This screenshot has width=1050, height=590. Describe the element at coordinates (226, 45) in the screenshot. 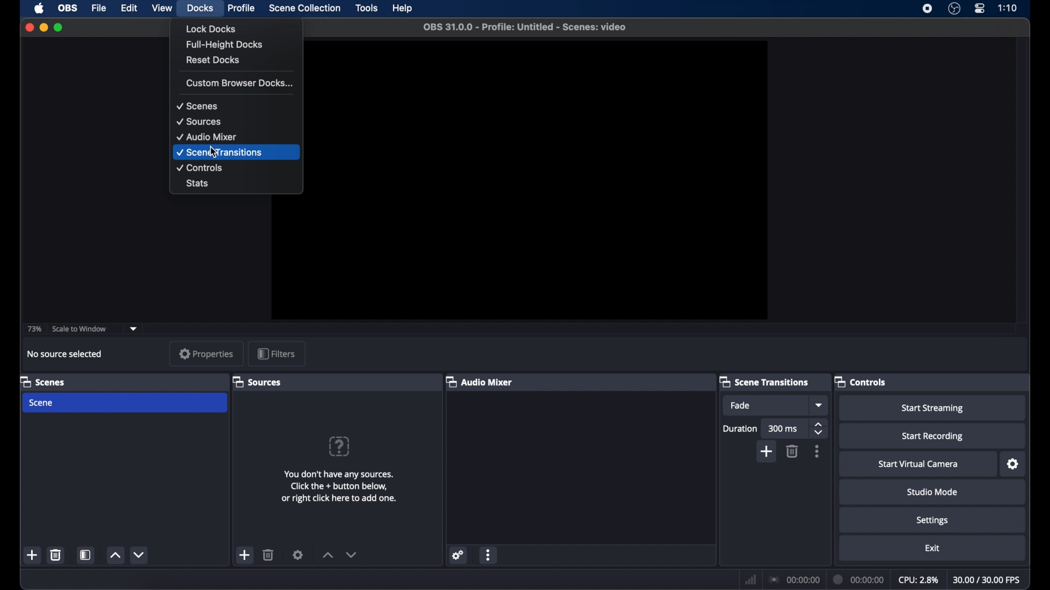

I see `full height docks` at that location.